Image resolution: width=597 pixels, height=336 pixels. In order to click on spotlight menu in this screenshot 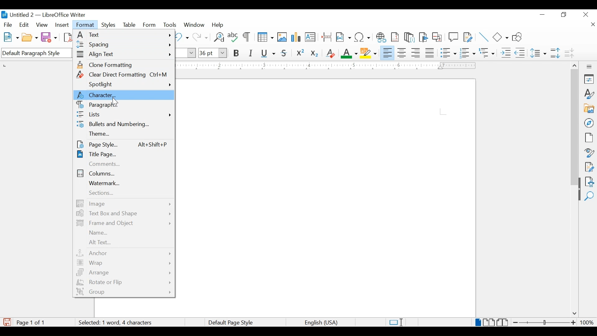, I will do `click(130, 85)`.